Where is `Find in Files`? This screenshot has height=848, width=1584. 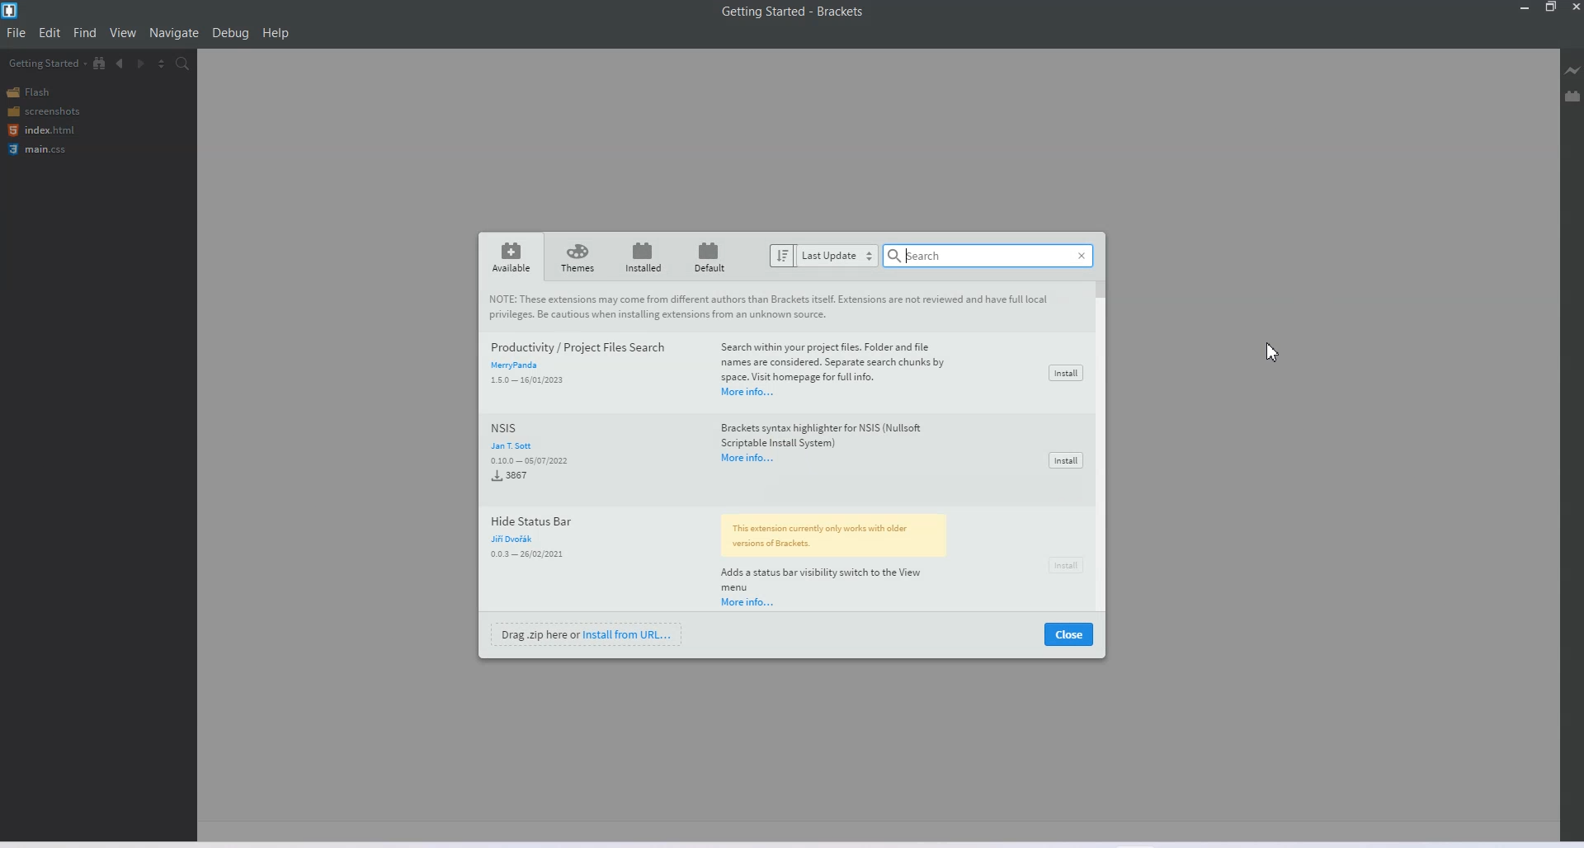
Find in Files is located at coordinates (183, 64).